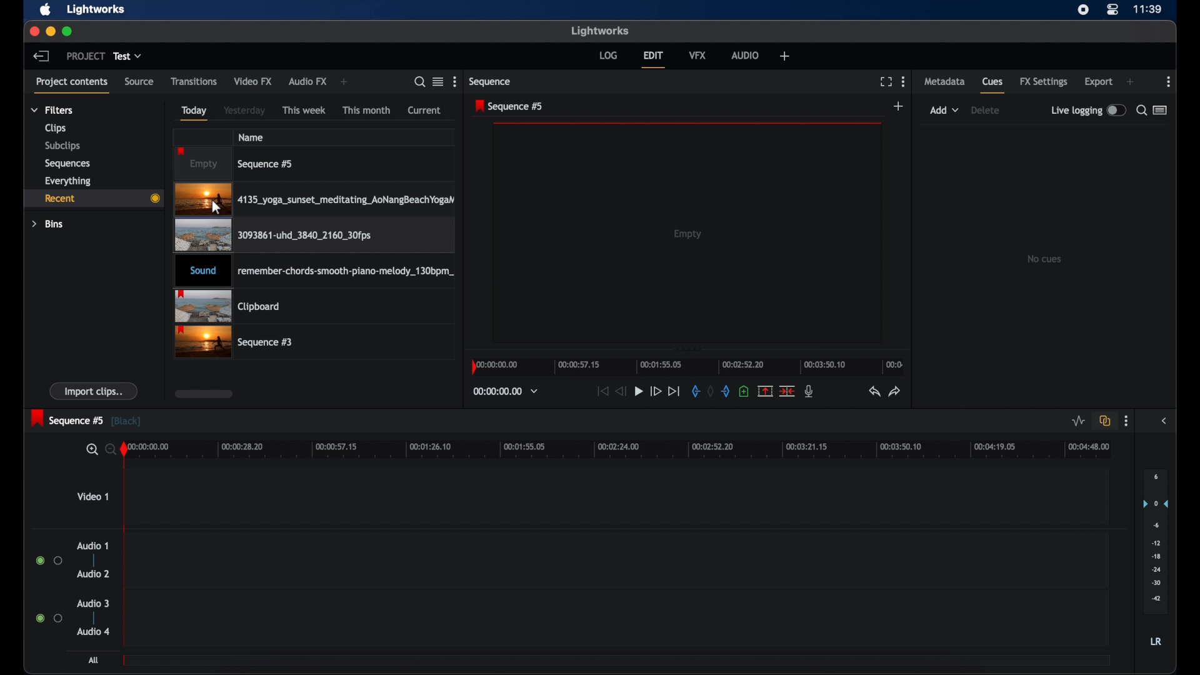 The image size is (1200, 675). Describe the element at coordinates (56, 128) in the screenshot. I see `clips` at that location.